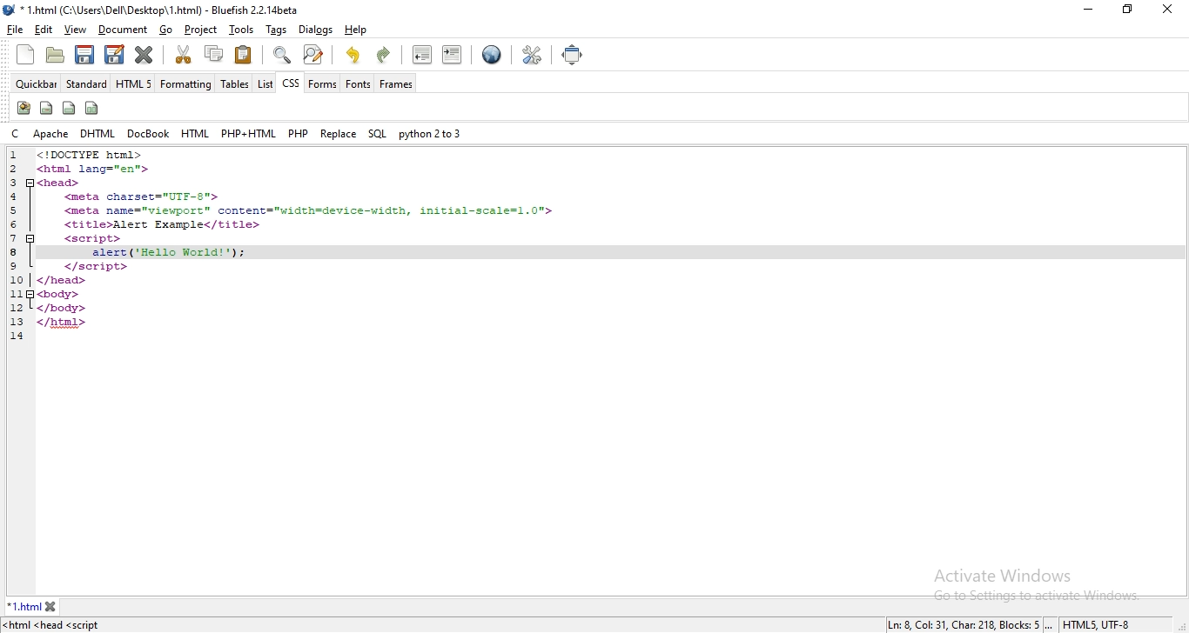 The image size is (1189, 633). What do you see at coordinates (17, 156) in the screenshot?
I see `1` at bounding box center [17, 156].